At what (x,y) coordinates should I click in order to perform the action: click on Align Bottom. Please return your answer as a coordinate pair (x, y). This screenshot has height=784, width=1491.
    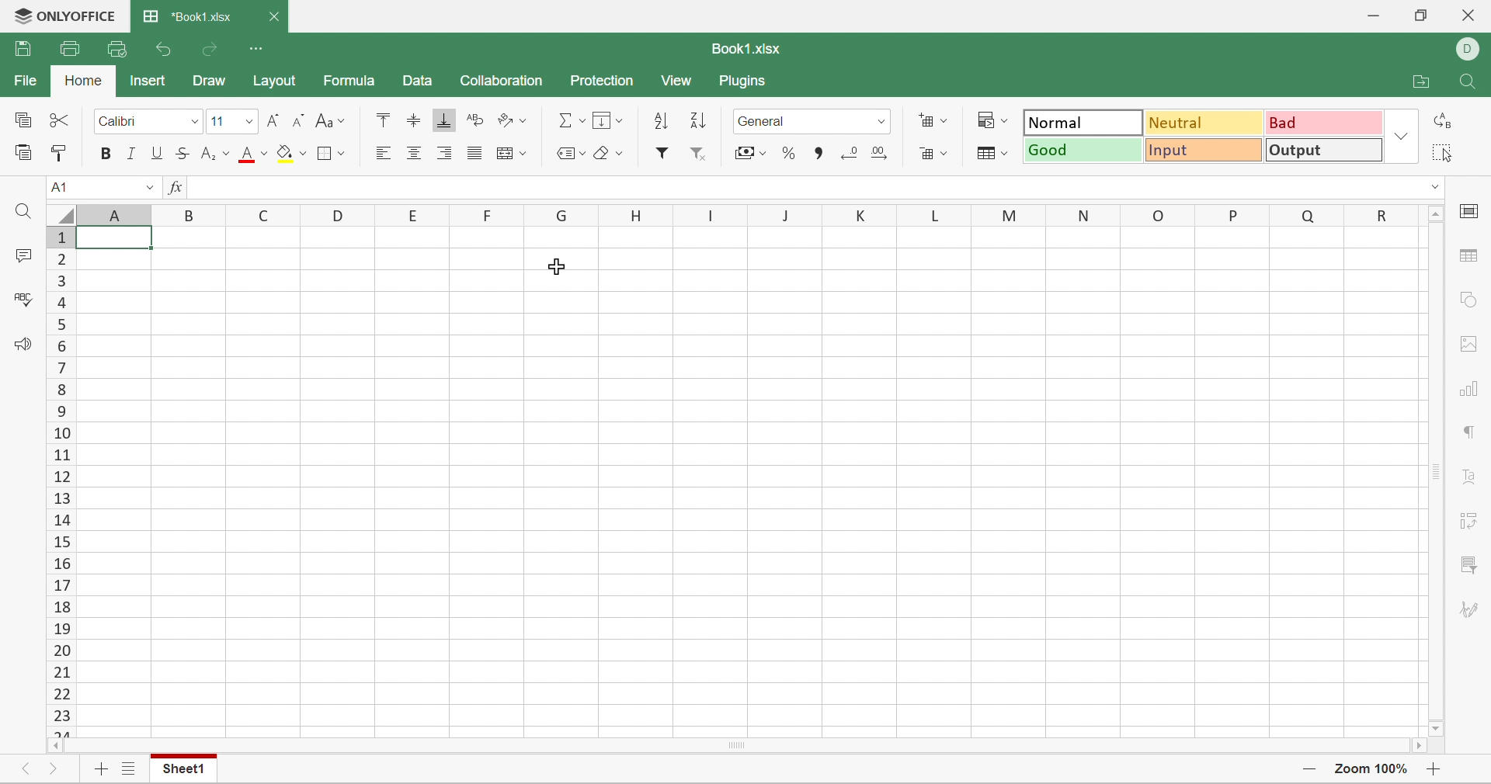
    Looking at the image, I should click on (446, 120).